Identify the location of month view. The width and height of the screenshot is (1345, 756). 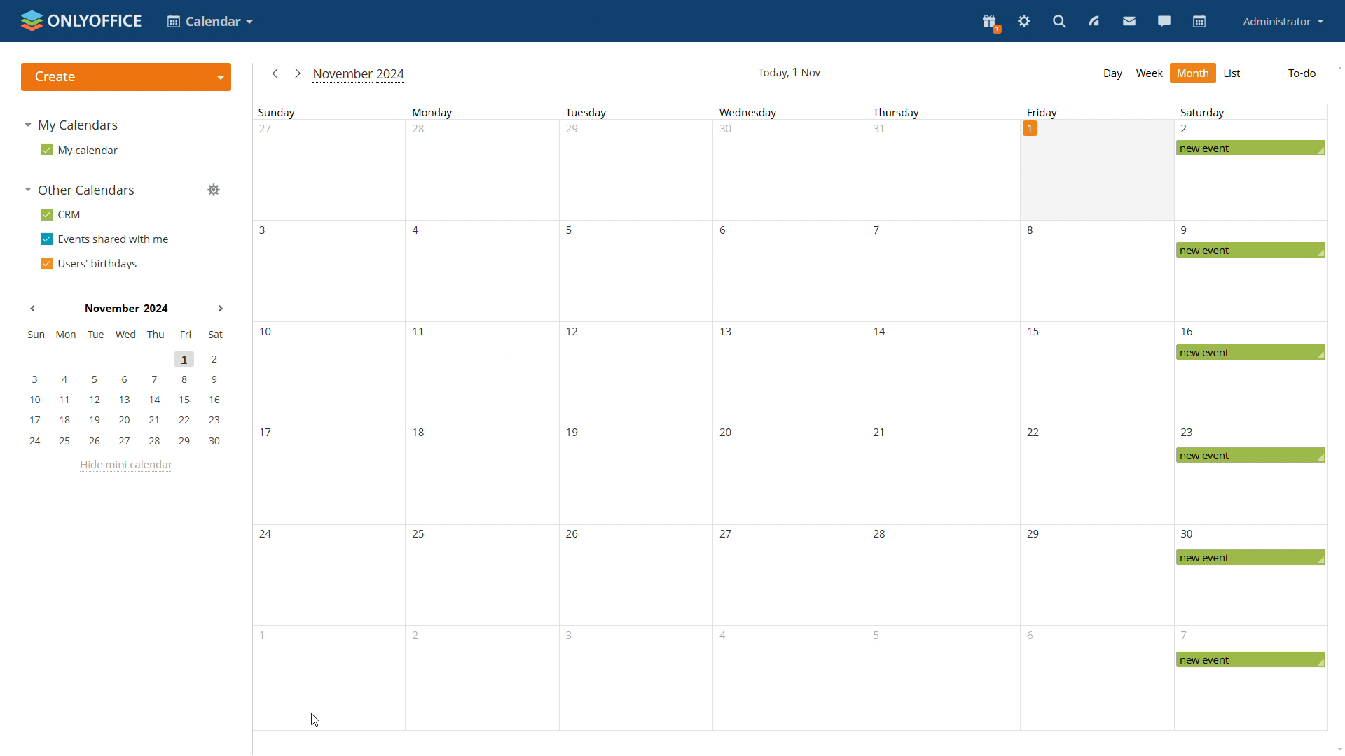
(1194, 71).